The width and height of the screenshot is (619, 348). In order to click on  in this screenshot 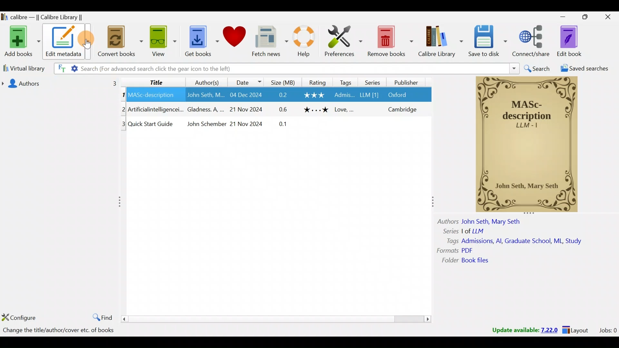, I will do `click(474, 232)`.